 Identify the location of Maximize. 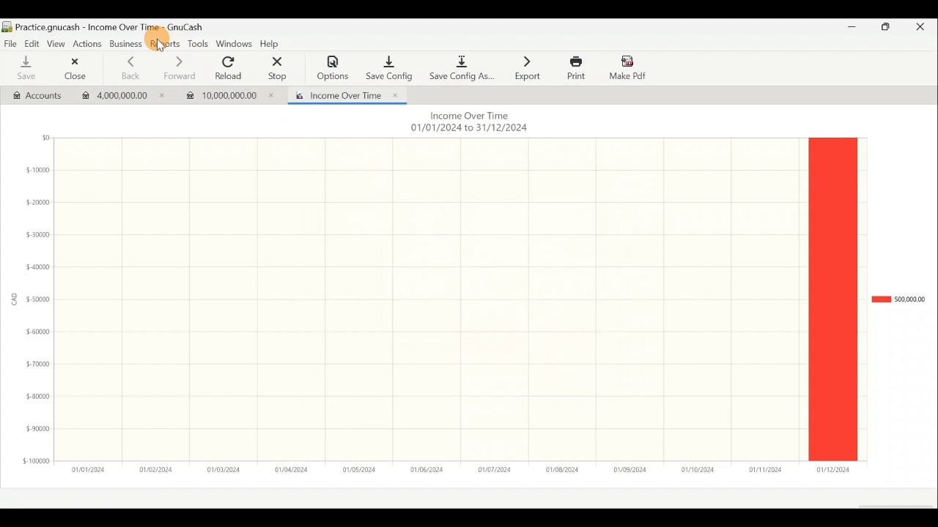
(887, 29).